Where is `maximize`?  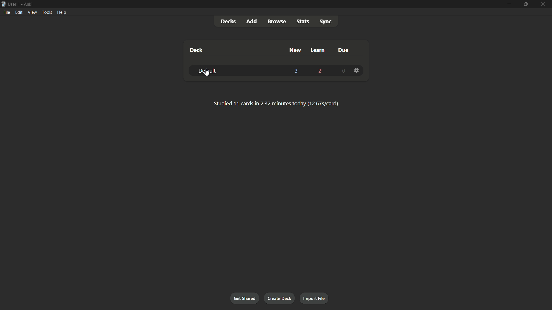
maximize is located at coordinates (526, 4).